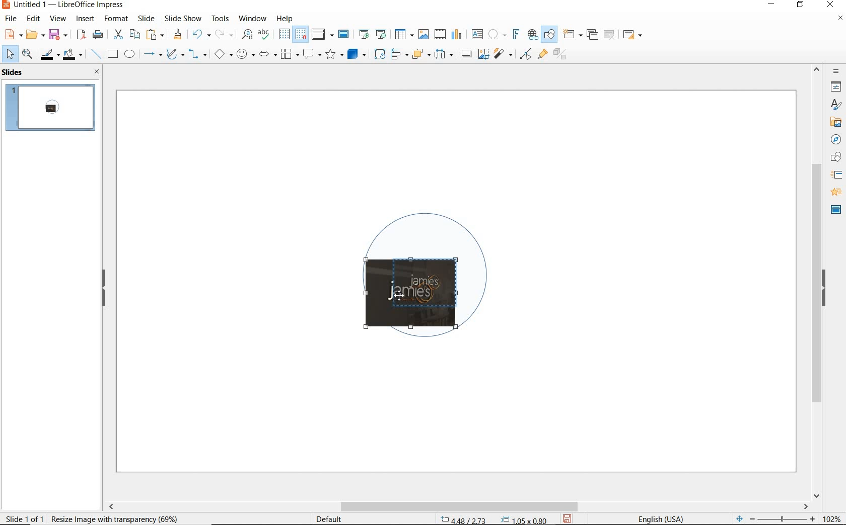  What do you see at coordinates (835, 71) in the screenshot?
I see `sidebar settings` at bounding box center [835, 71].